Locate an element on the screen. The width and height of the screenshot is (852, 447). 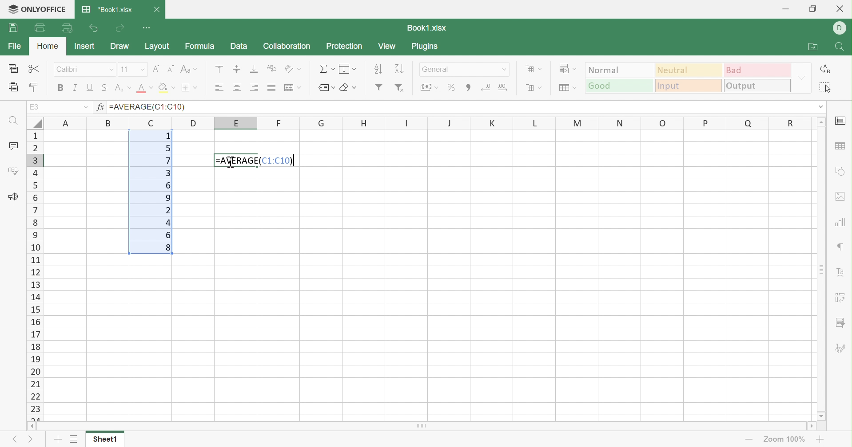
Scroll Down is located at coordinates (818, 416).